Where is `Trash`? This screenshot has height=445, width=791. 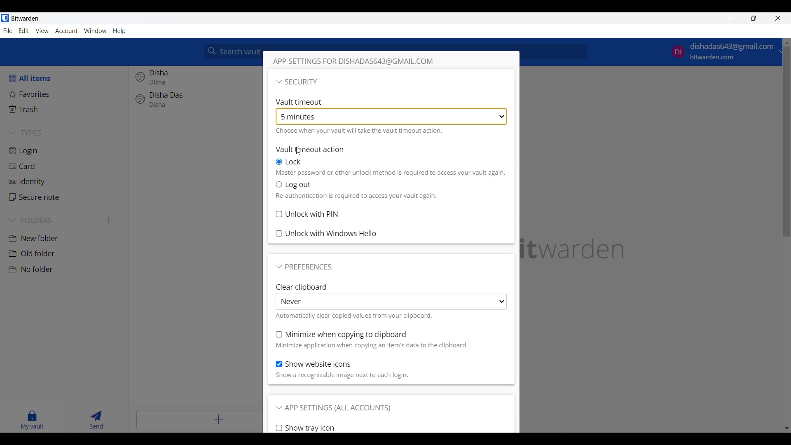
Trash is located at coordinates (66, 109).